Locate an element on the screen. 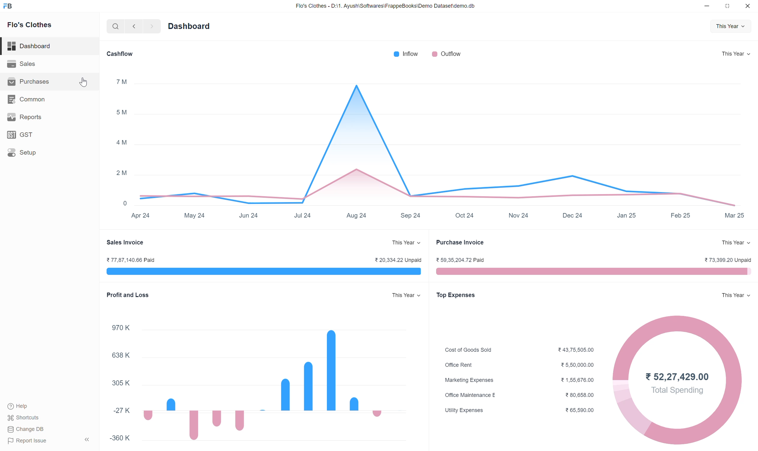 This screenshot has height=451, width=758. graph is located at coordinates (438, 140).